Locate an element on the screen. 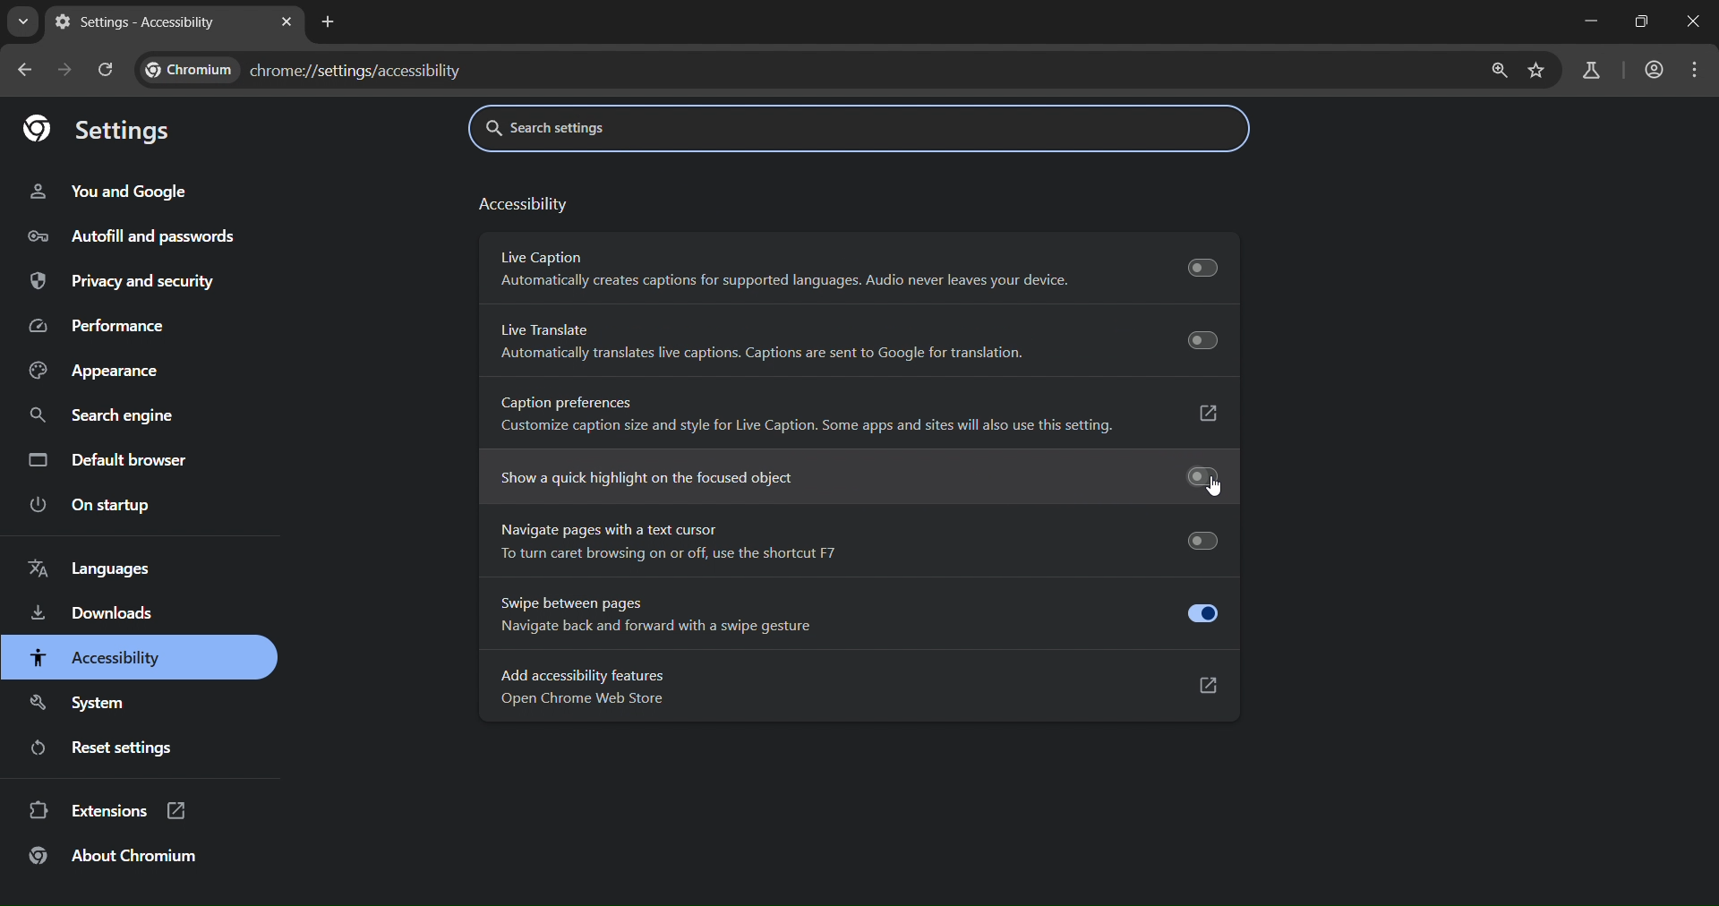  settings is located at coordinates (103, 132).